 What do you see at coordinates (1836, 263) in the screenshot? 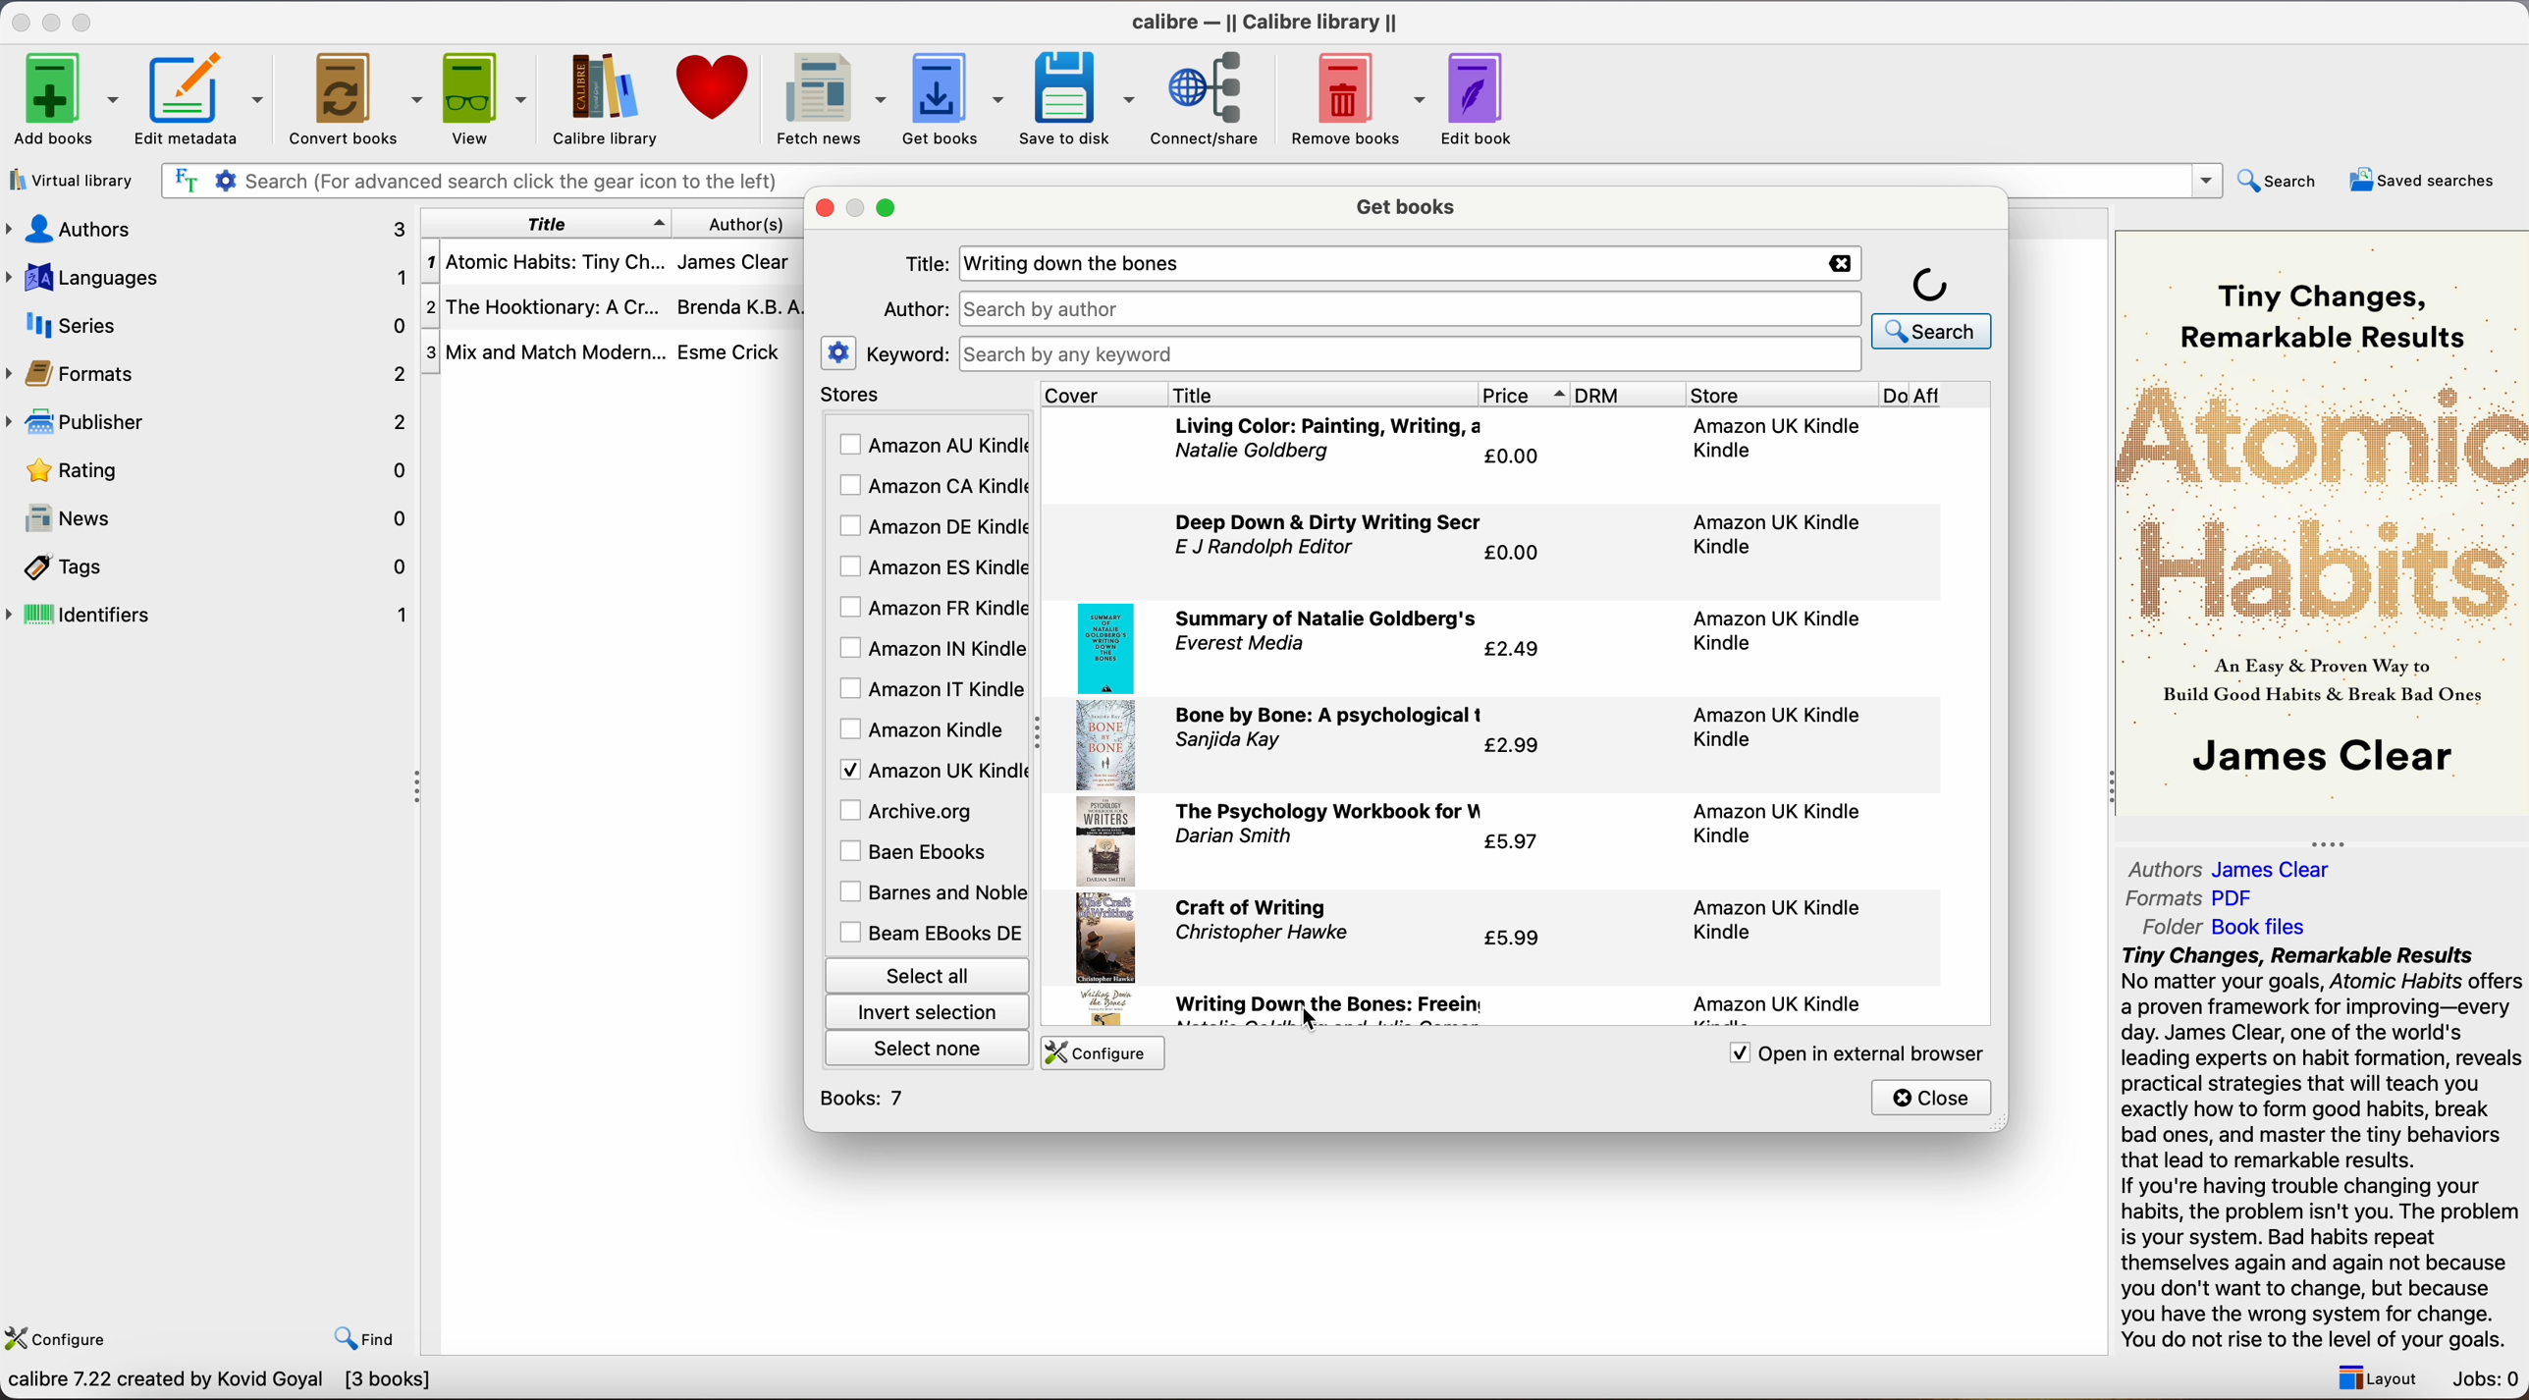
I see `clear` at bounding box center [1836, 263].